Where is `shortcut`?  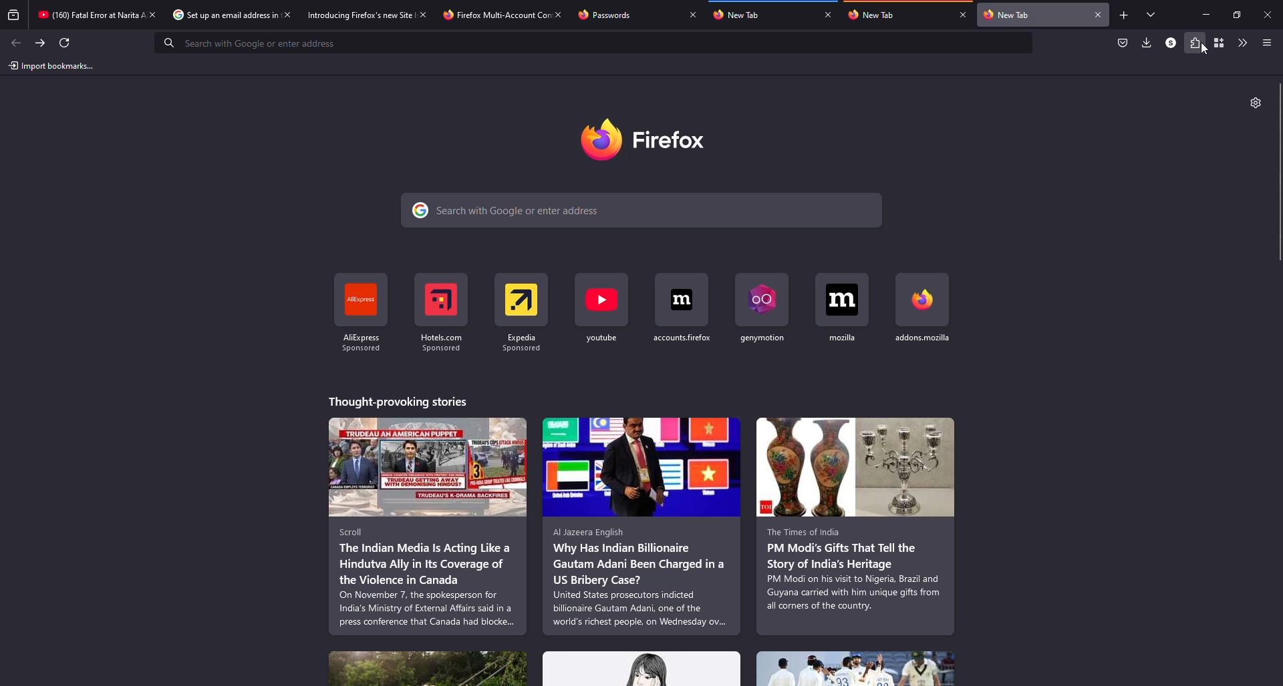 shortcut is located at coordinates (446, 311).